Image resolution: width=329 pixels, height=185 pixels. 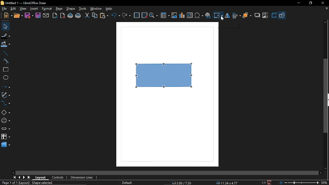 What do you see at coordinates (104, 15) in the screenshot?
I see `paste` at bounding box center [104, 15].